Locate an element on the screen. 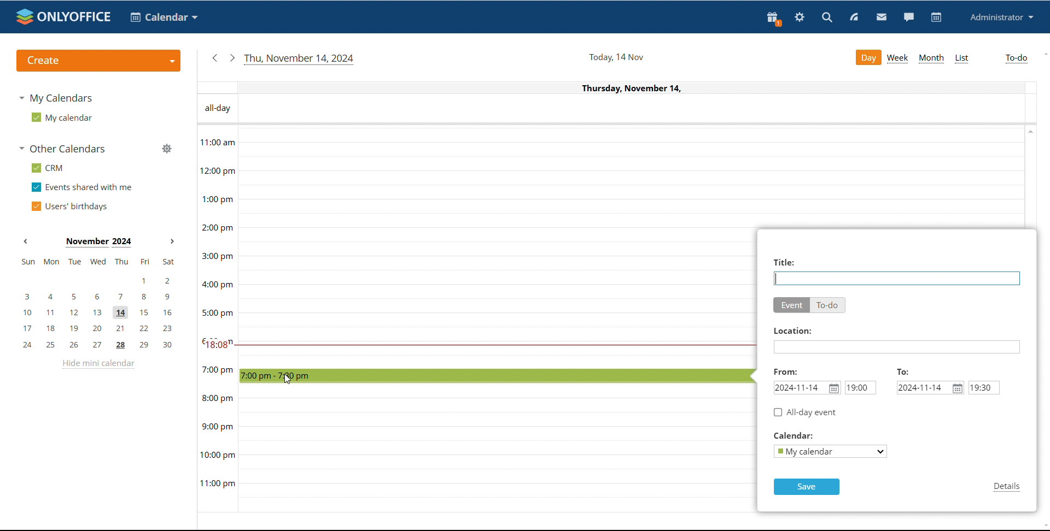  start time is located at coordinates (861, 388).